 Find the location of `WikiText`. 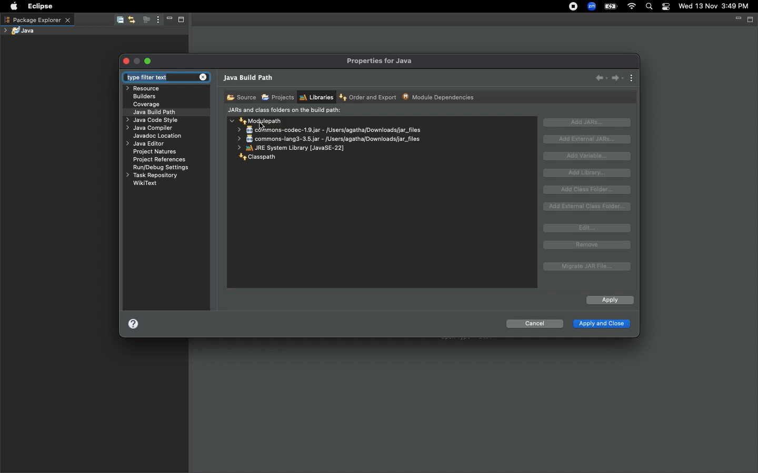

WikiText is located at coordinates (145, 183).